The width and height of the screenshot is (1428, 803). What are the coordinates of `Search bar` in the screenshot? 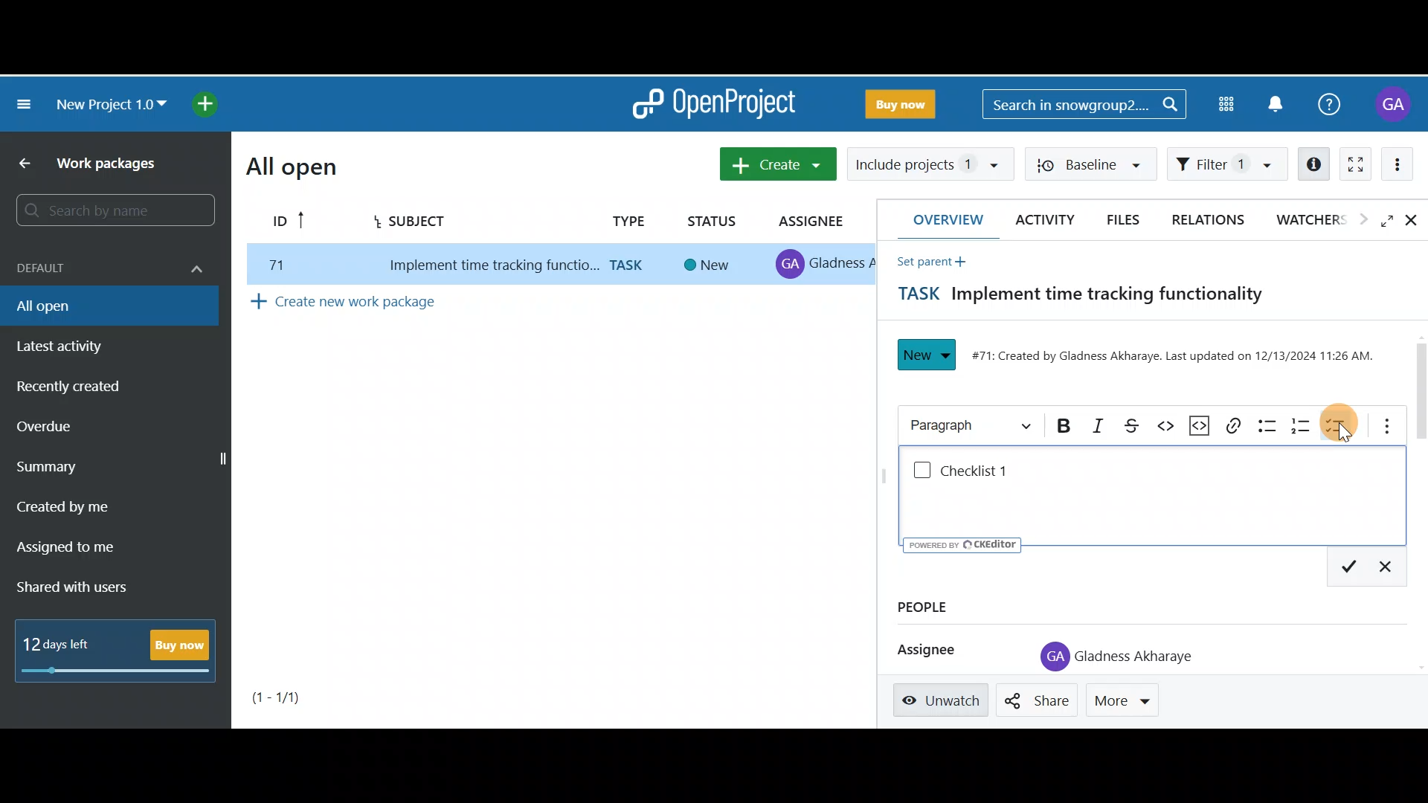 It's located at (1087, 102).